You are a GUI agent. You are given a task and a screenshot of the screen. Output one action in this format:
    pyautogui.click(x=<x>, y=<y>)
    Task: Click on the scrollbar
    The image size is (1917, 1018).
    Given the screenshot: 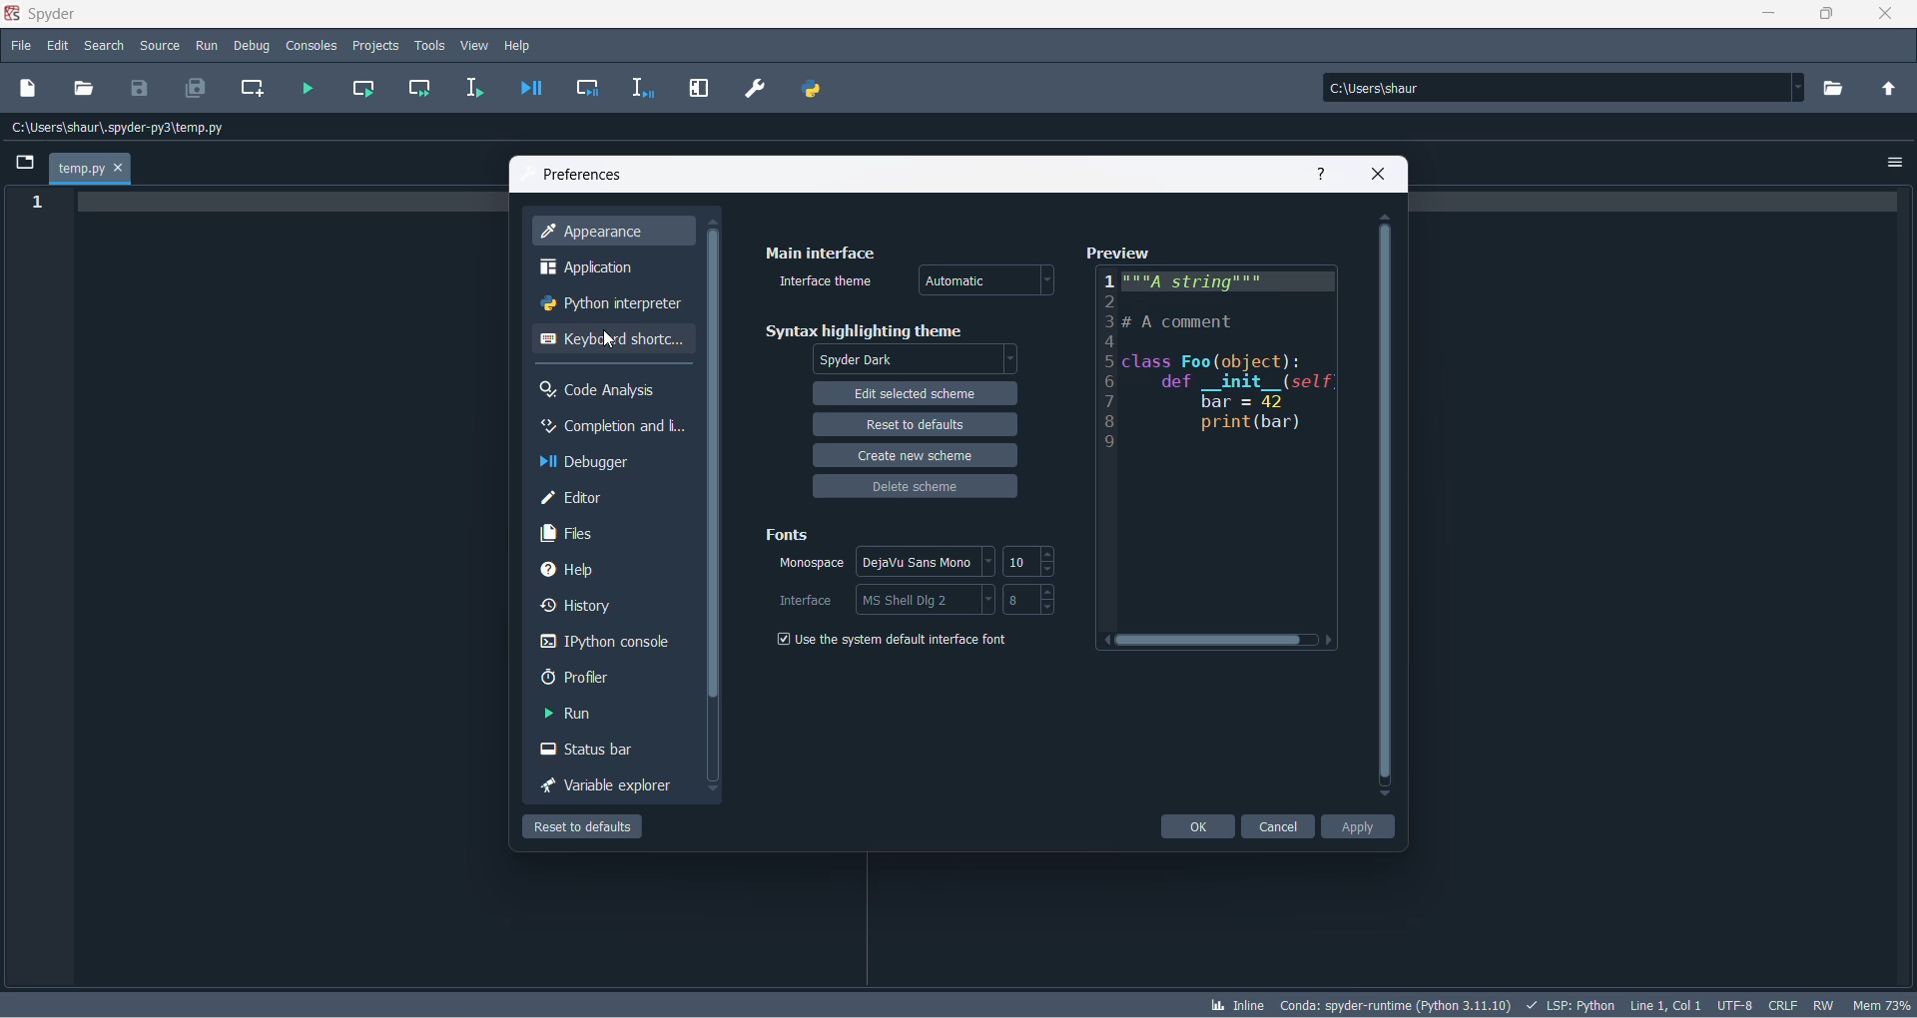 What is the action you would take?
    pyautogui.click(x=1386, y=506)
    